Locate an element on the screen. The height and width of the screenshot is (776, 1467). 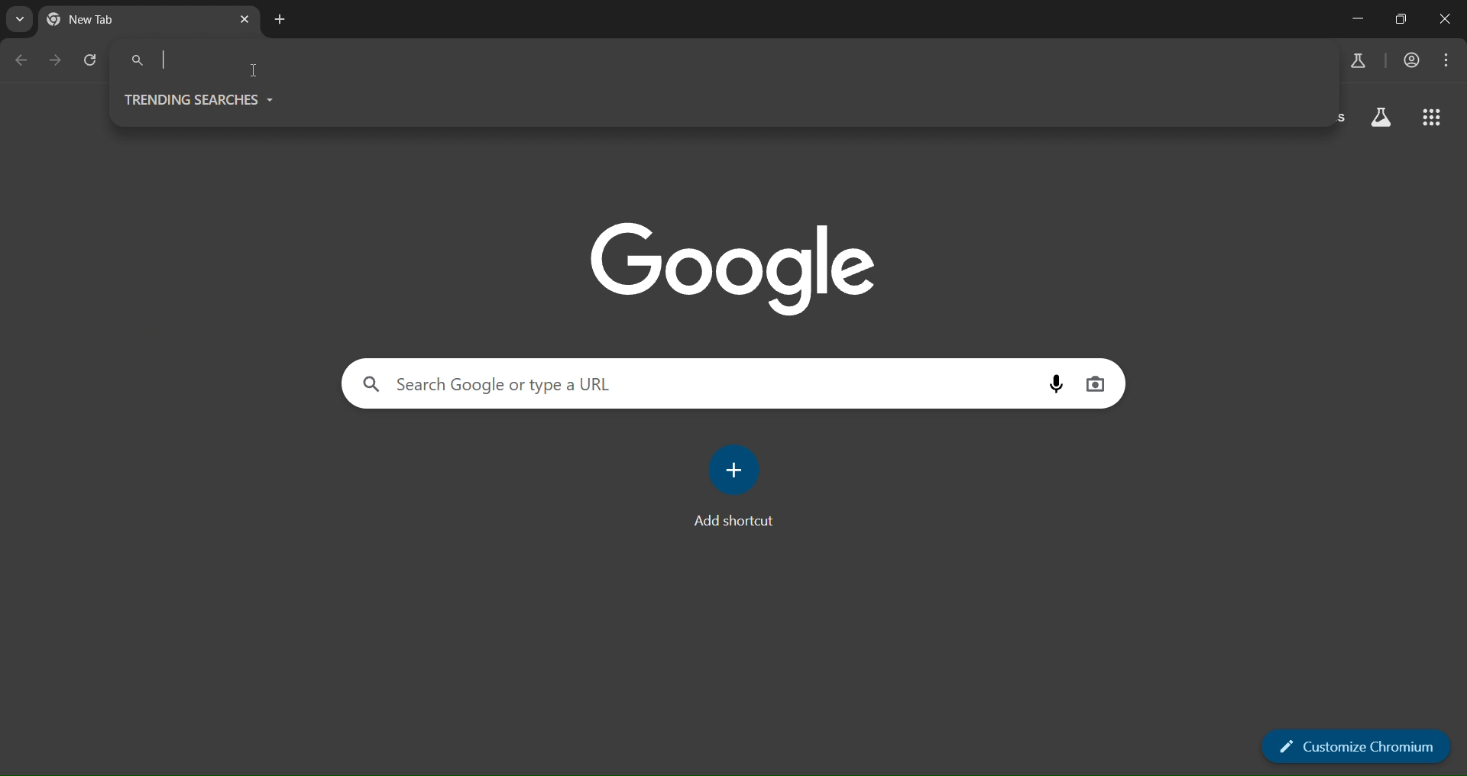
searchpanel is located at coordinates (721, 60).